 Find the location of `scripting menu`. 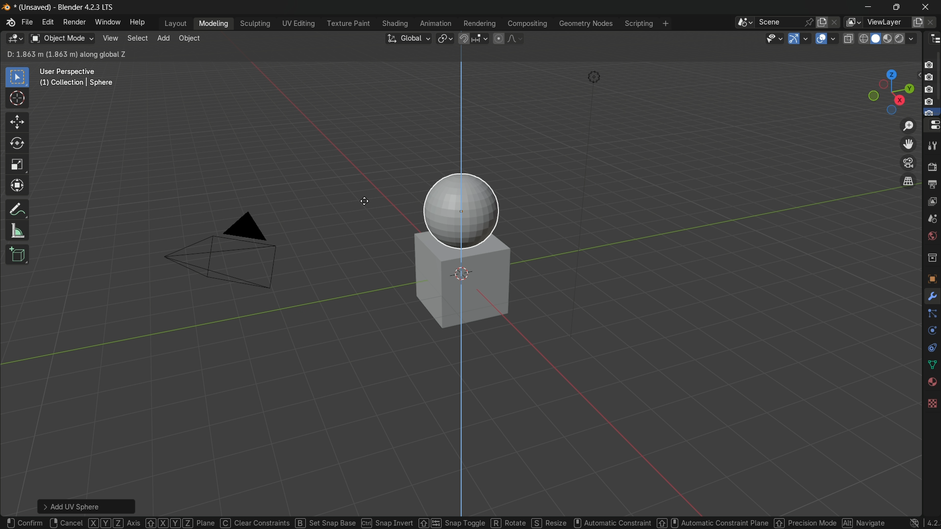

scripting menu is located at coordinates (638, 23).